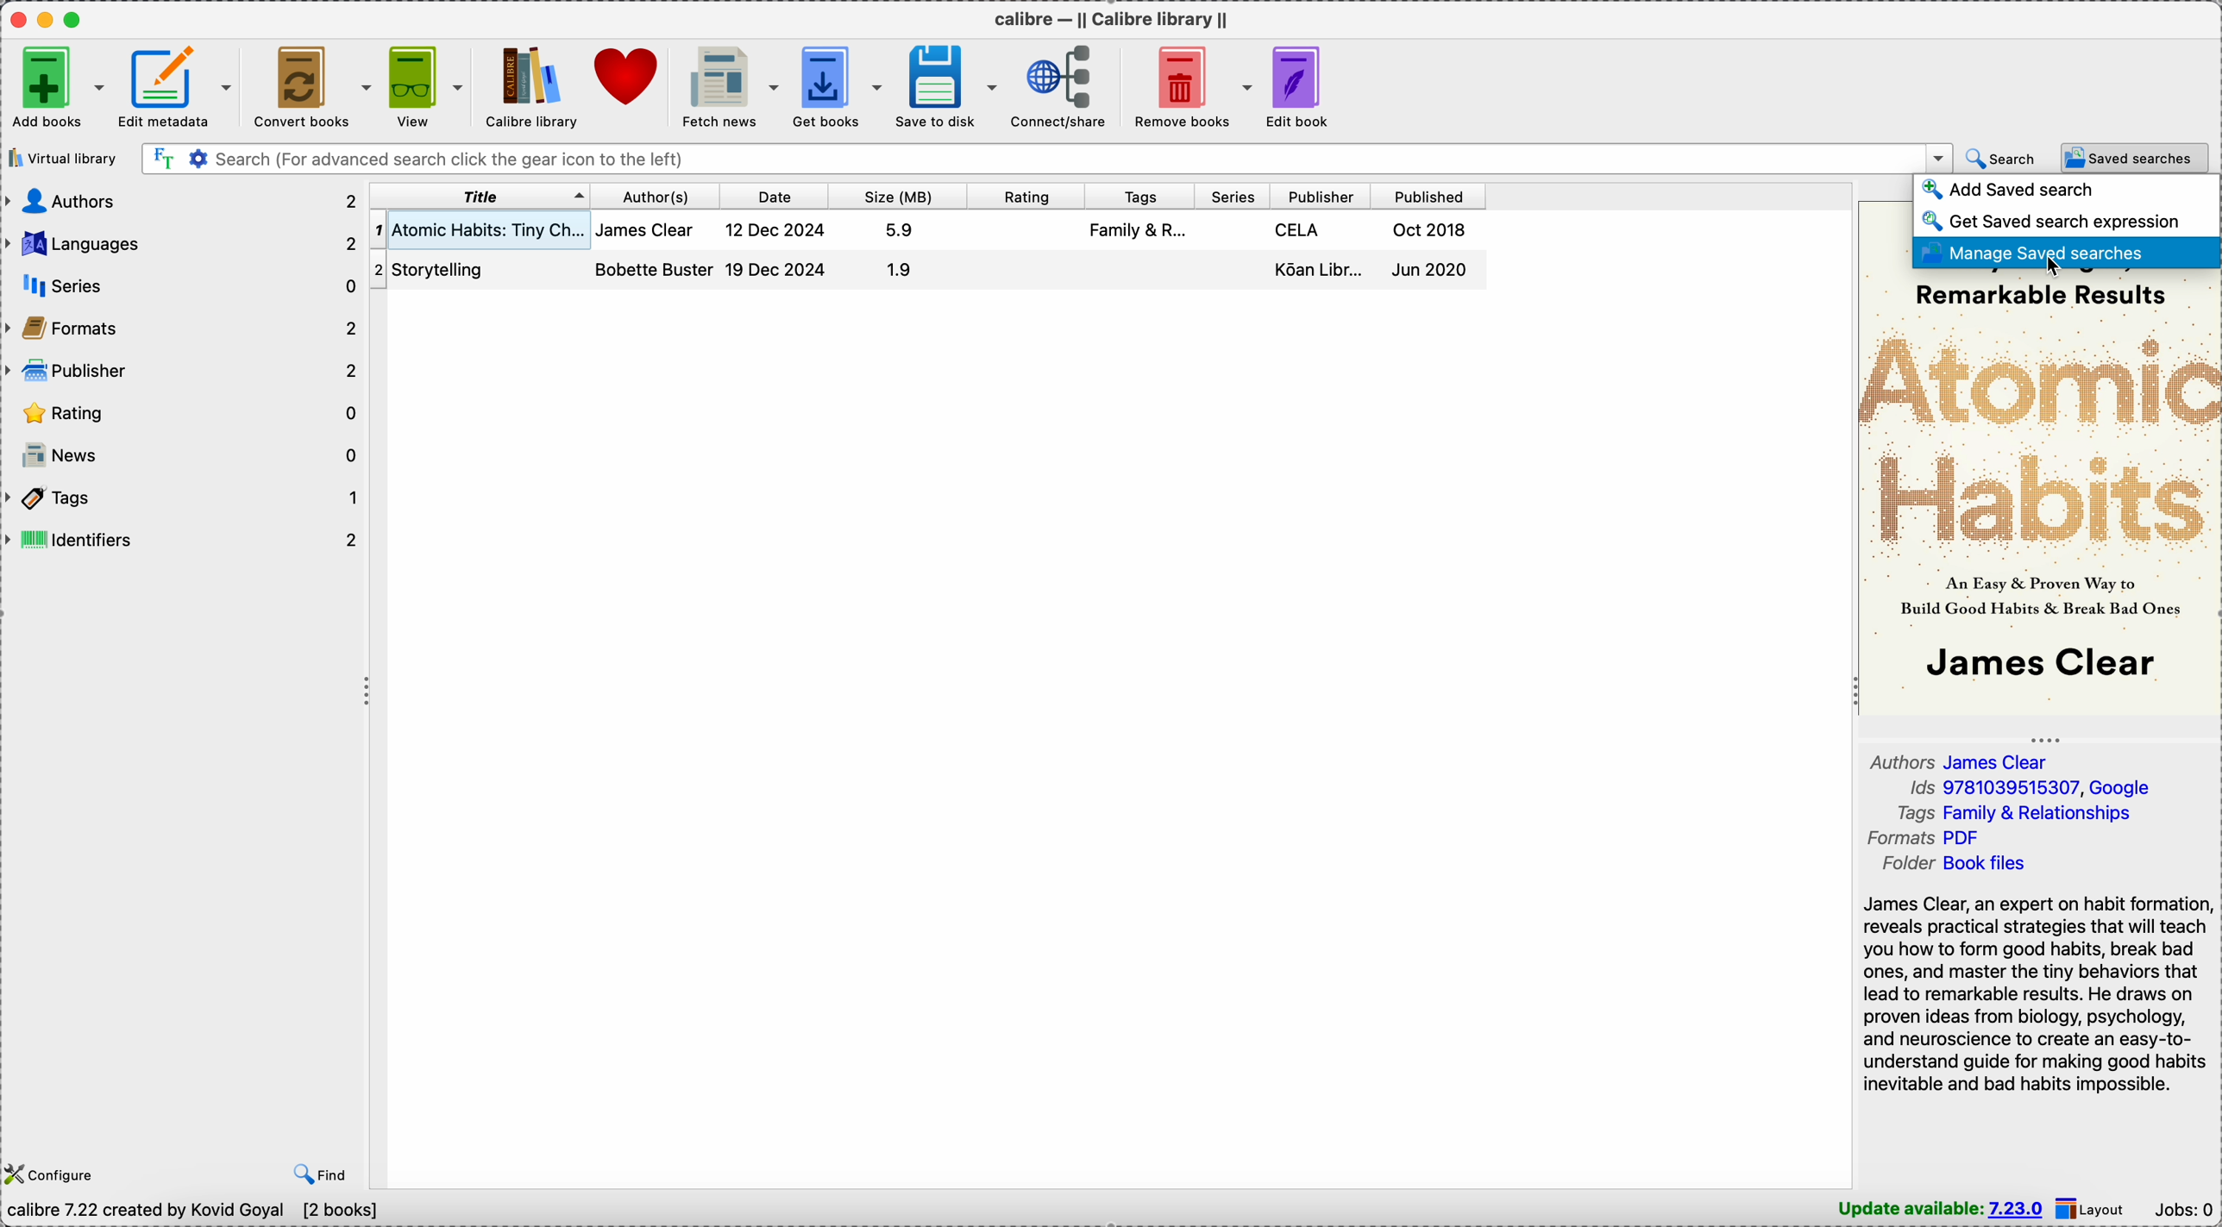 The width and height of the screenshot is (2222, 1227). What do you see at coordinates (367, 692) in the screenshot?
I see `drag handle` at bounding box center [367, 692].